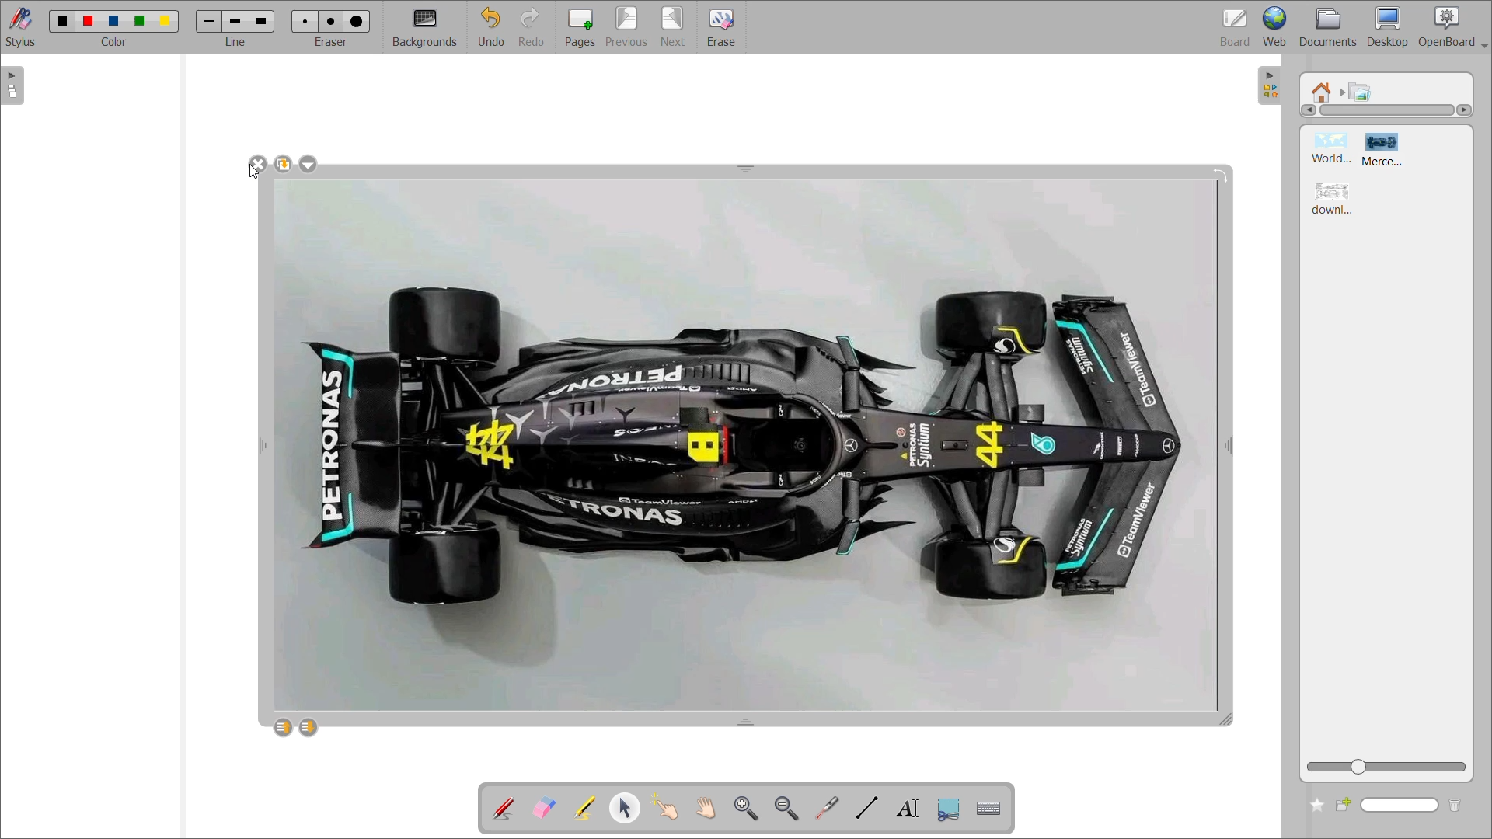 The height and width of the screenshot is (839, 1492). I want to click on next, so click(675, 27).